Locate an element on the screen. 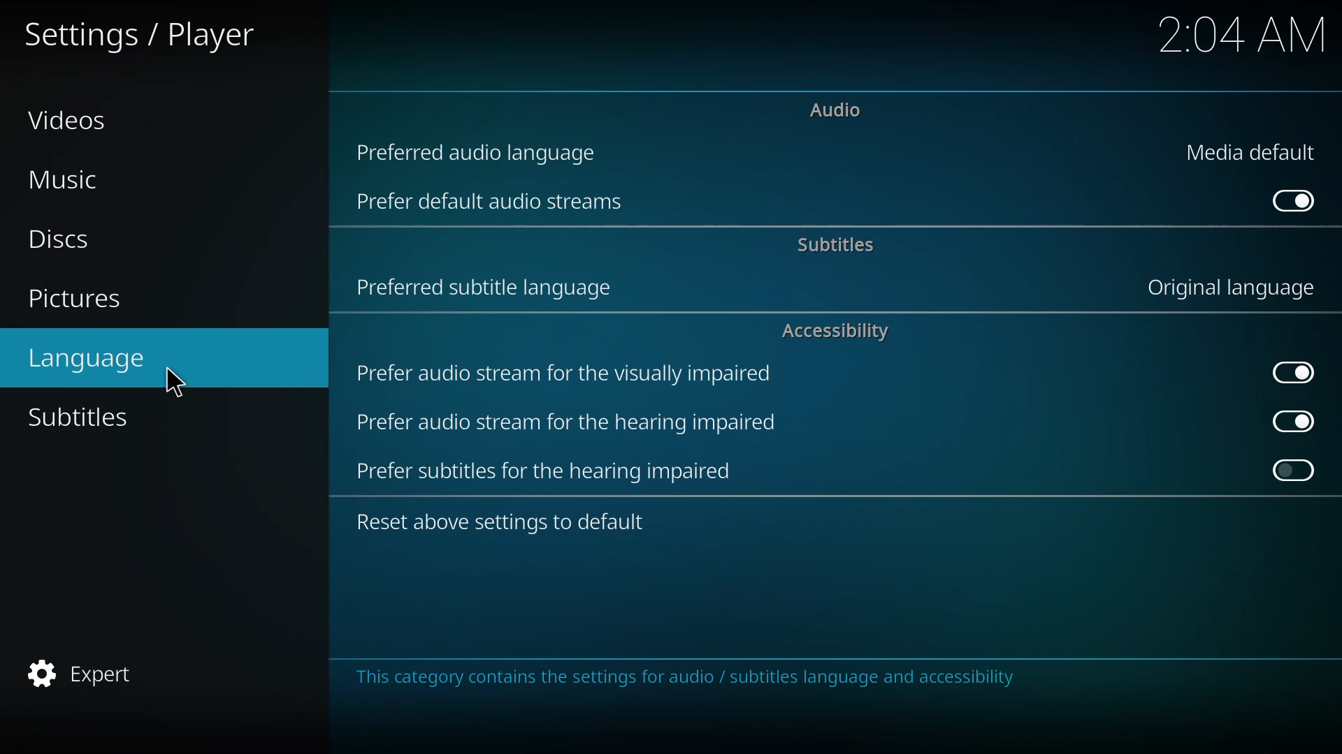 This screenshot has height=754, width=1342. accessibility is located at coordinates (832, 332).